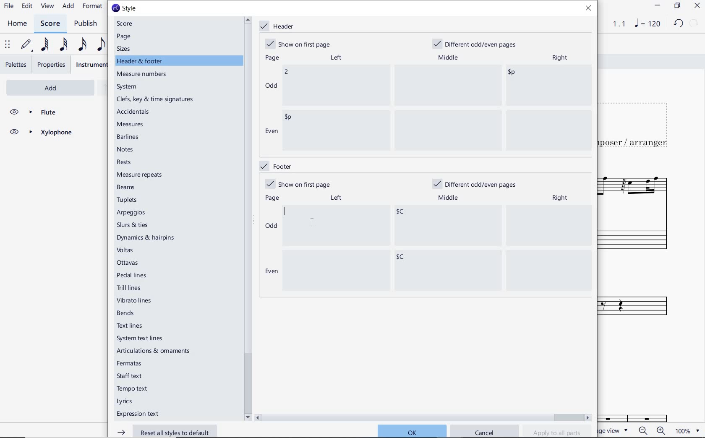 This screenshot has width=705, height=438. I want to click on page, so click(273, 198).